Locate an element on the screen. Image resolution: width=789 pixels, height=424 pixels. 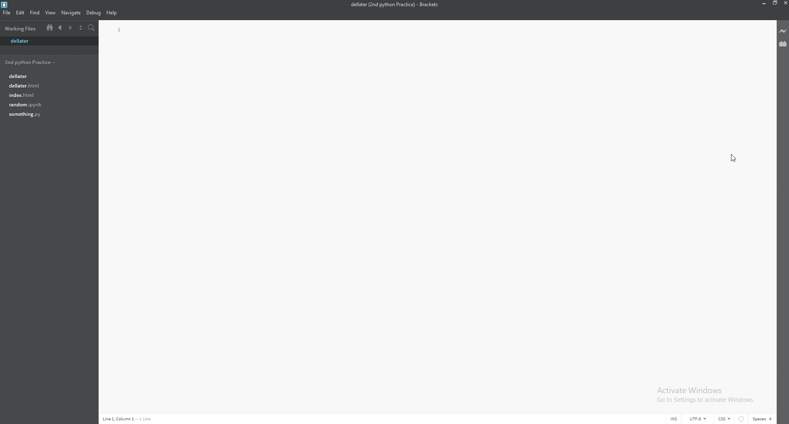
debug is located at coordinates (93, 13).